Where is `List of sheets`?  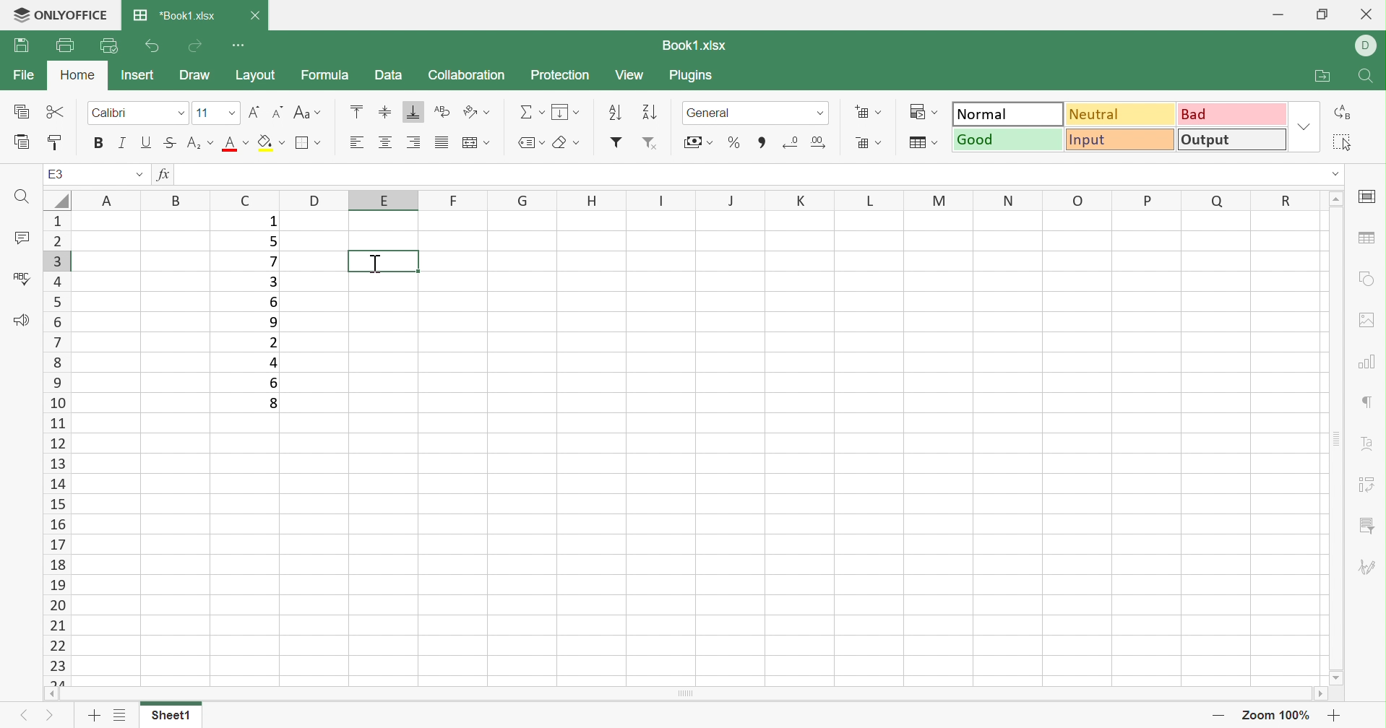 List of sheets is located at coordinates (121, 716).